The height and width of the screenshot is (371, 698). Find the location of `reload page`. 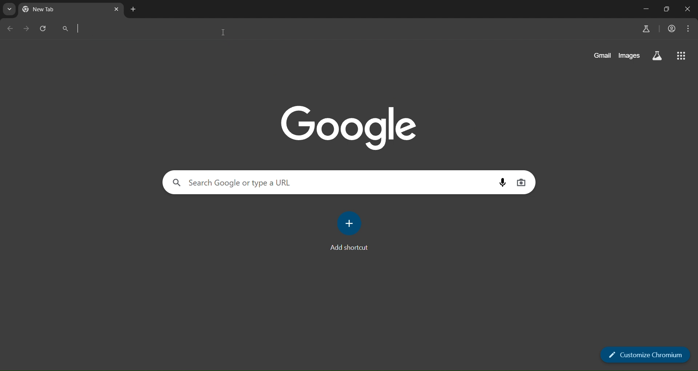

reload page is located at coordinates (44, 28).